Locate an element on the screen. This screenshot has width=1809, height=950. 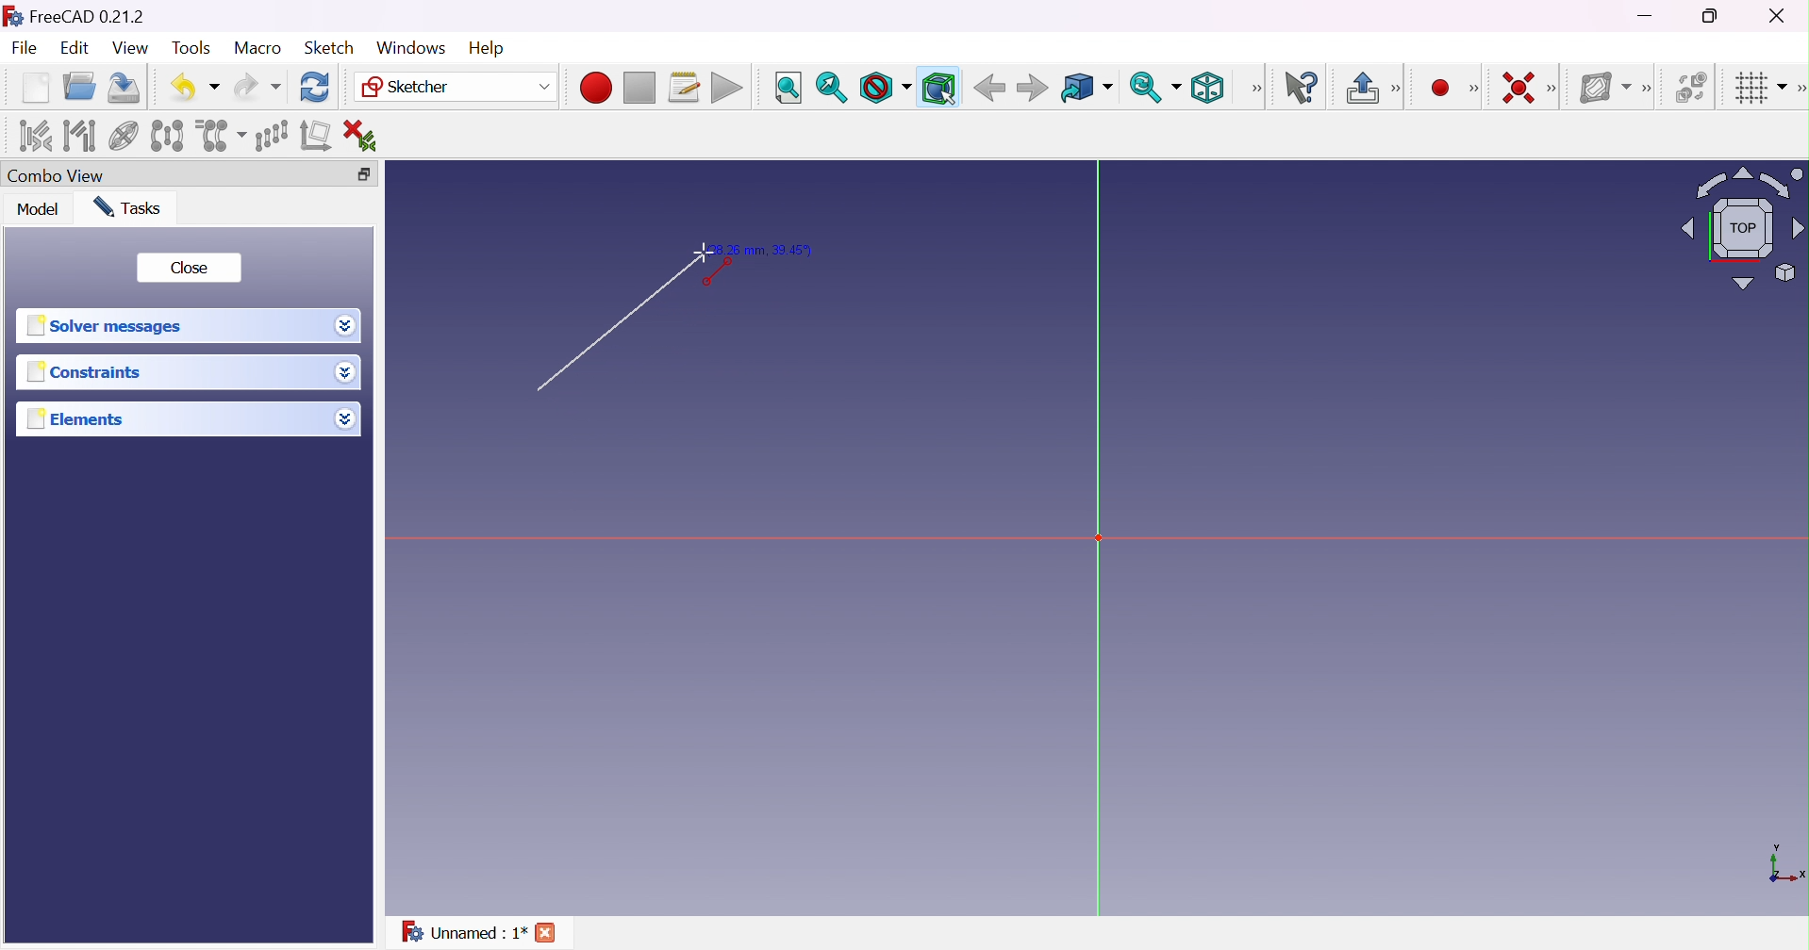
Remove axes alignment is located at coordinates (316, 138).